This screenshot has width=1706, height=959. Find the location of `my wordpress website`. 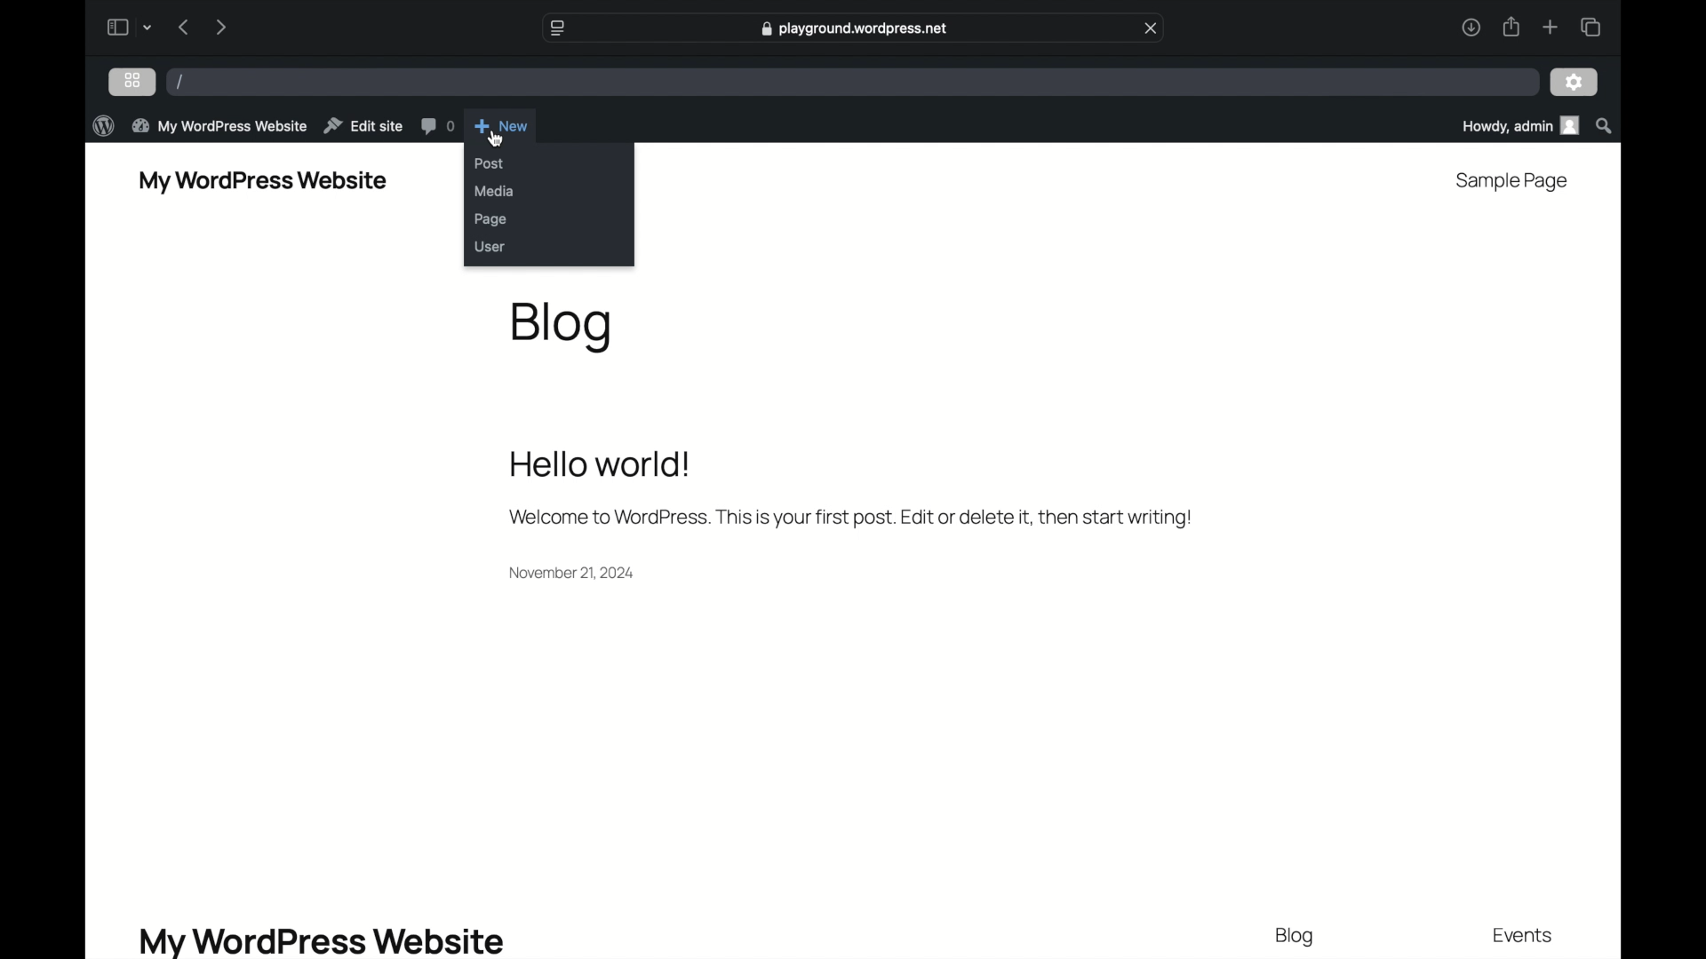

my wordpress website is located at coordinates (219, 126).